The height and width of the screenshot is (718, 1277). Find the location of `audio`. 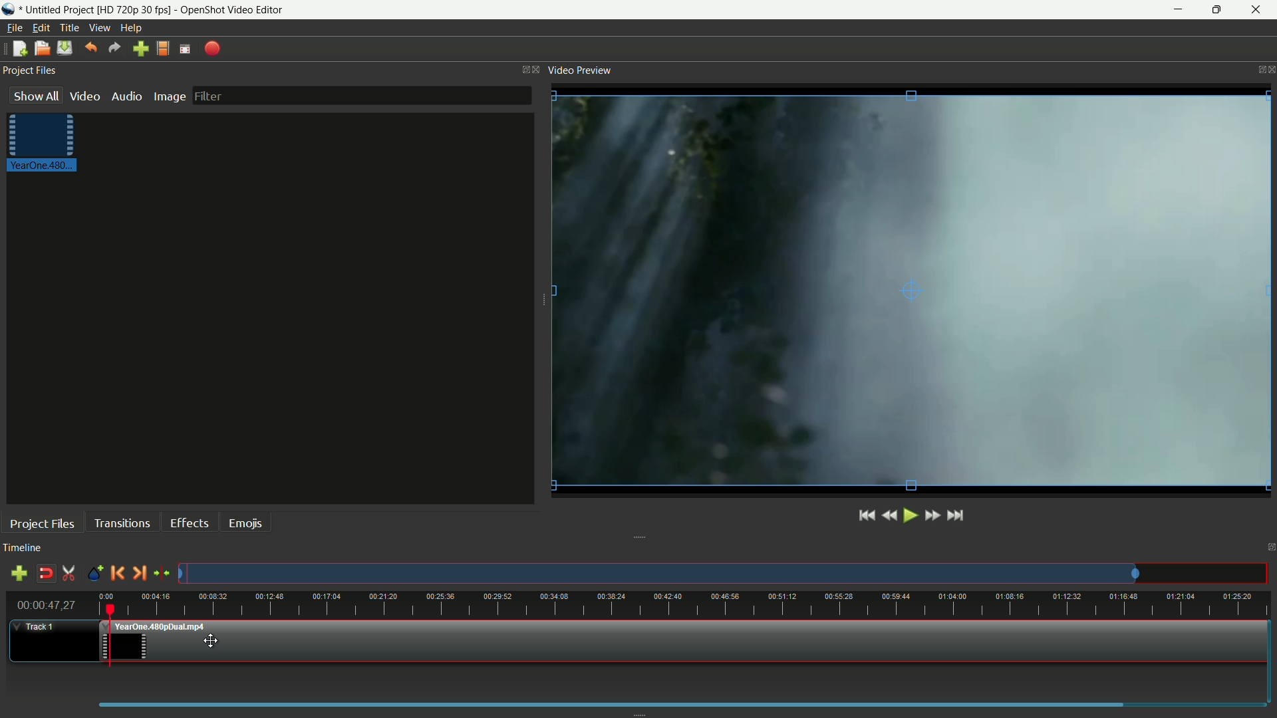

audio is located at coordinates (126, 96).